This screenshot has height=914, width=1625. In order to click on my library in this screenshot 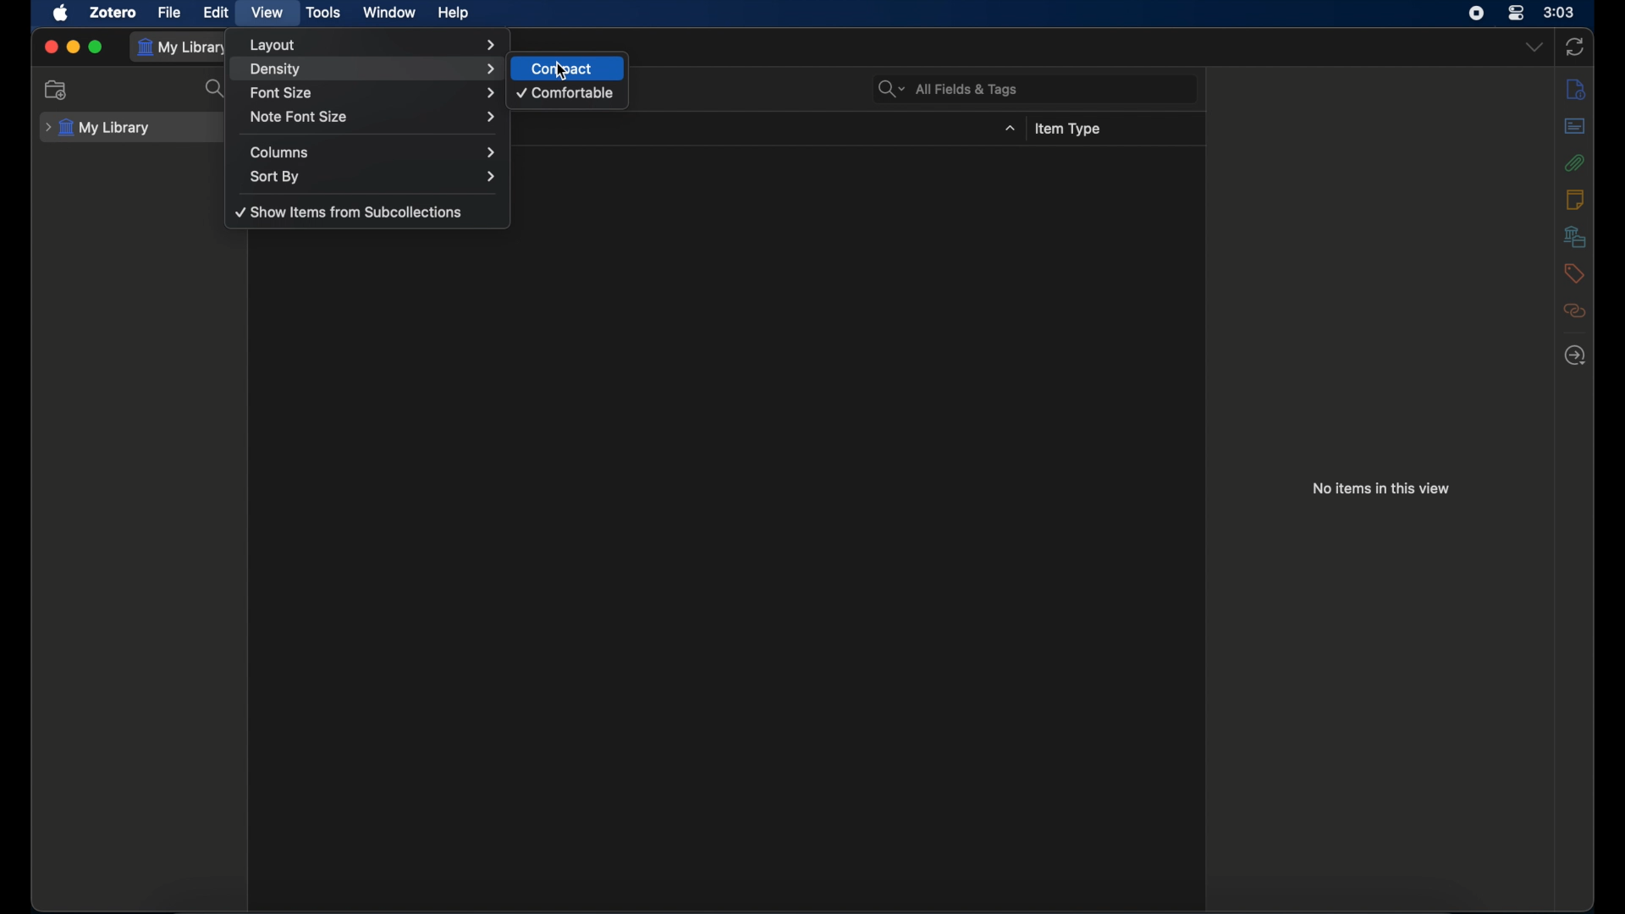, I will do `click(98, 128)`.